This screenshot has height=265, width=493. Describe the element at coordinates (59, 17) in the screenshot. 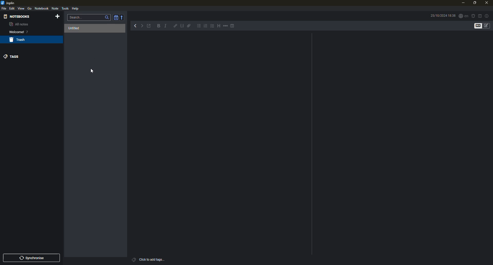

I see `add notebook` at that location.